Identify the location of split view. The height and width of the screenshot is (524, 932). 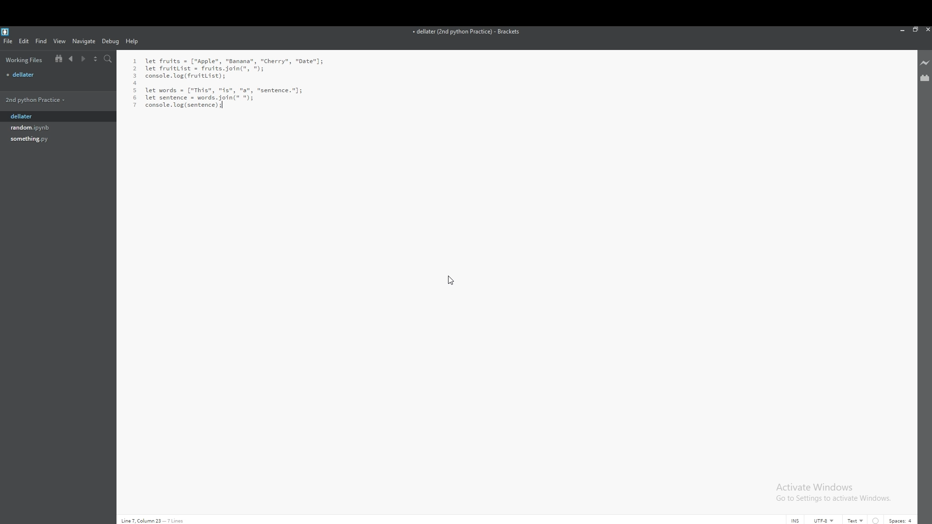
(96, 58).